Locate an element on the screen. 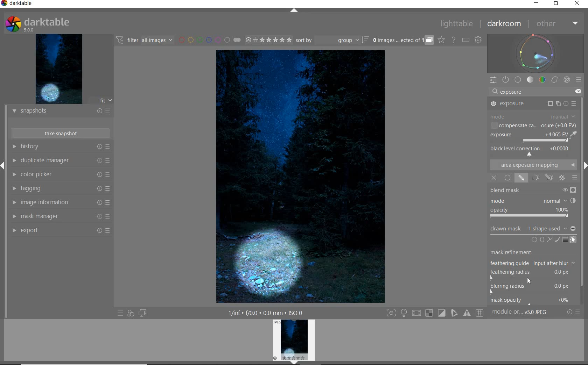  SCROLLBAR is located at coordinates (584, 128).